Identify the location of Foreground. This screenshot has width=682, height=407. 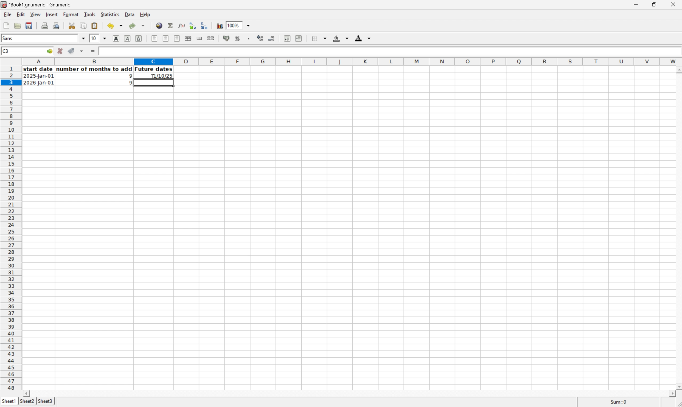
(364, 38).